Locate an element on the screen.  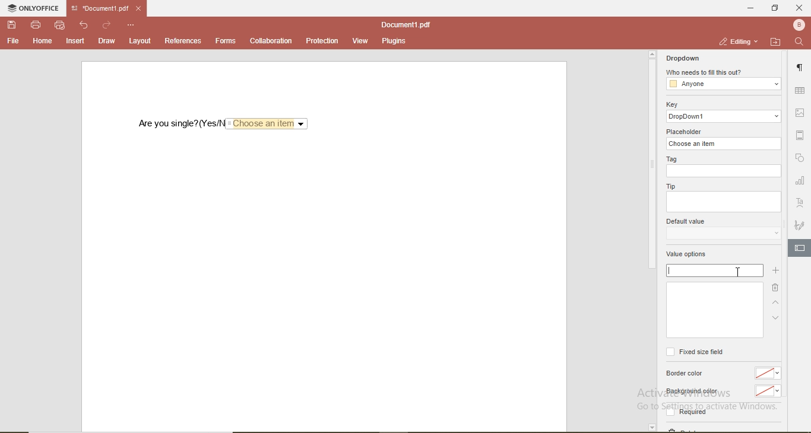
table is located at coordinates (799, 91).